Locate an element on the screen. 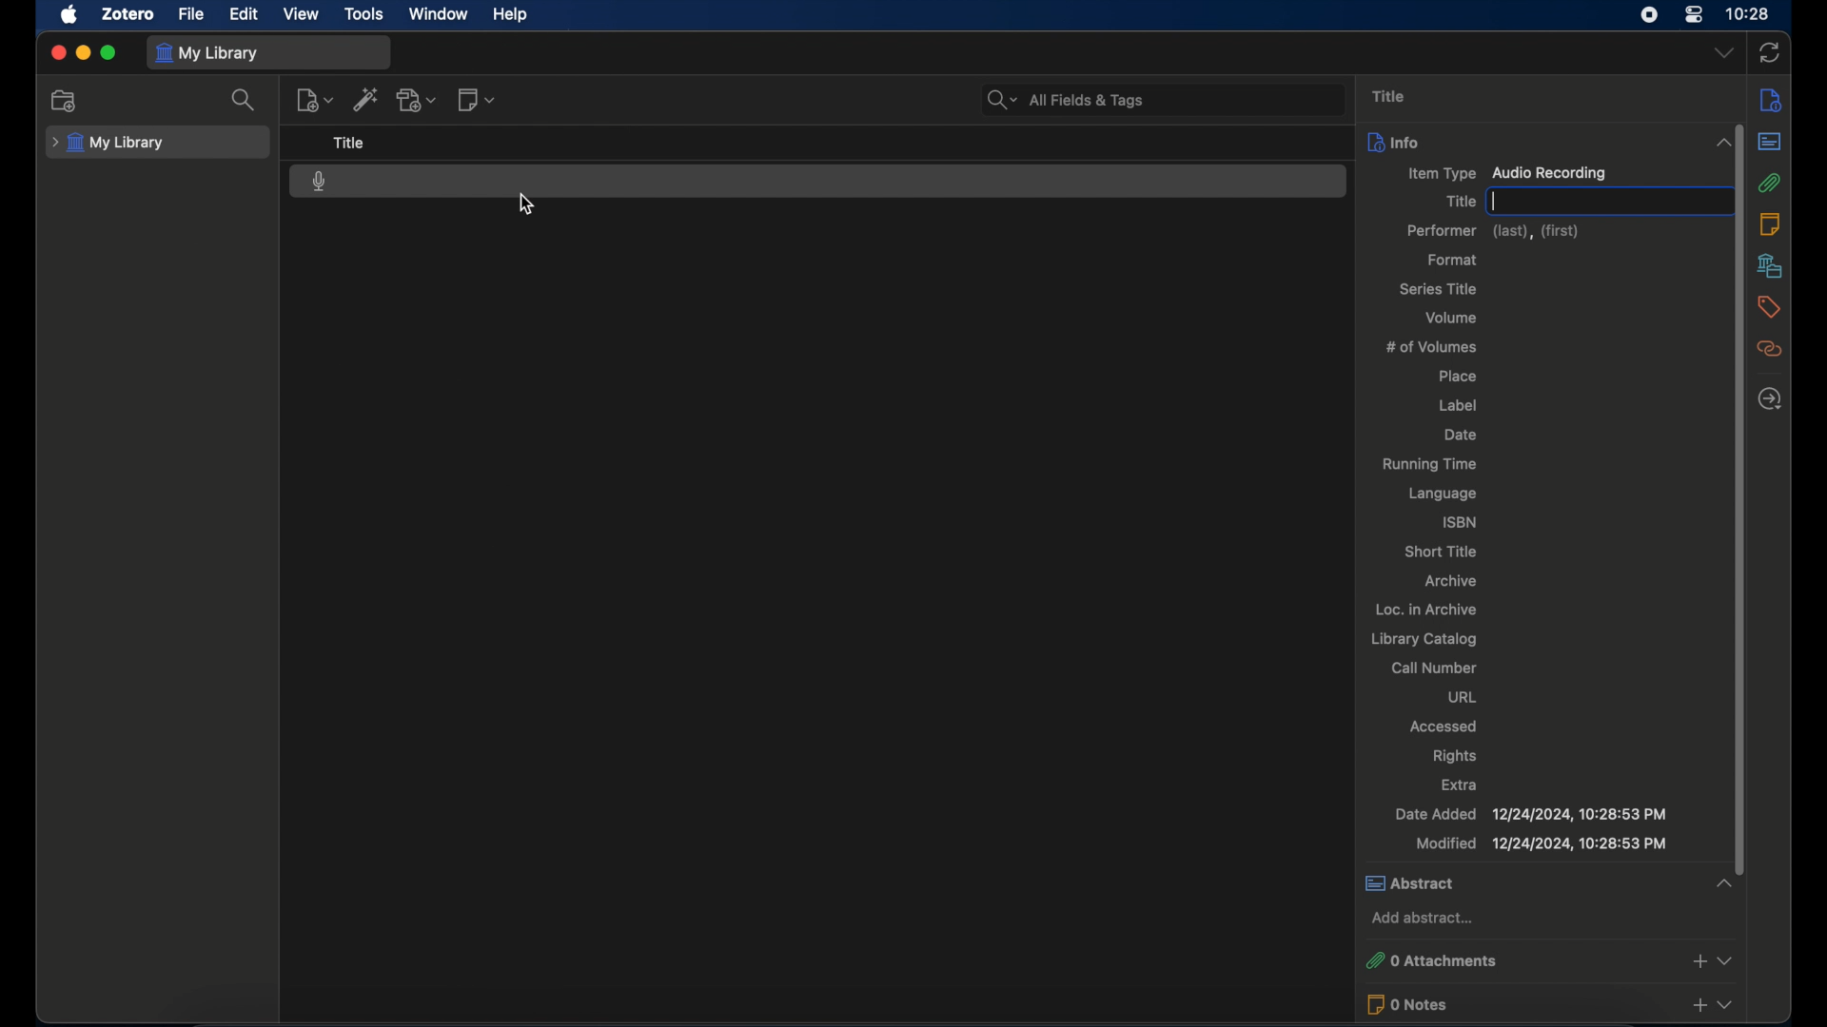  language is located at coordinates (1445, 495).